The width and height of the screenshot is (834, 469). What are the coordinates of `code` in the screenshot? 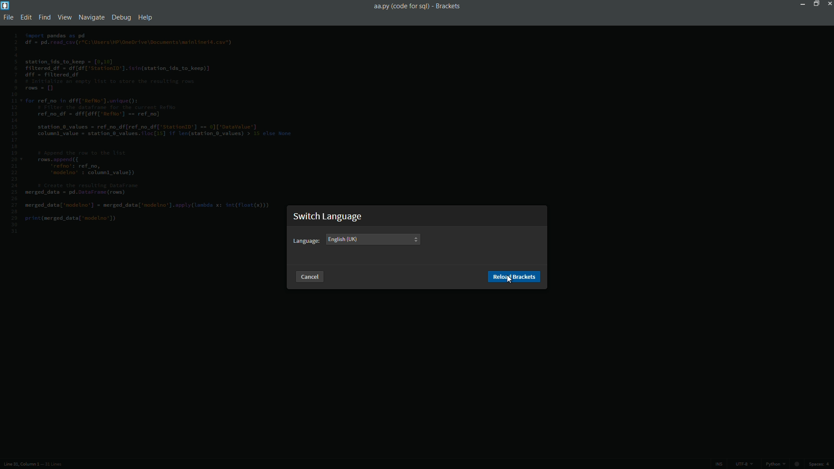 It's located at (153, 129).